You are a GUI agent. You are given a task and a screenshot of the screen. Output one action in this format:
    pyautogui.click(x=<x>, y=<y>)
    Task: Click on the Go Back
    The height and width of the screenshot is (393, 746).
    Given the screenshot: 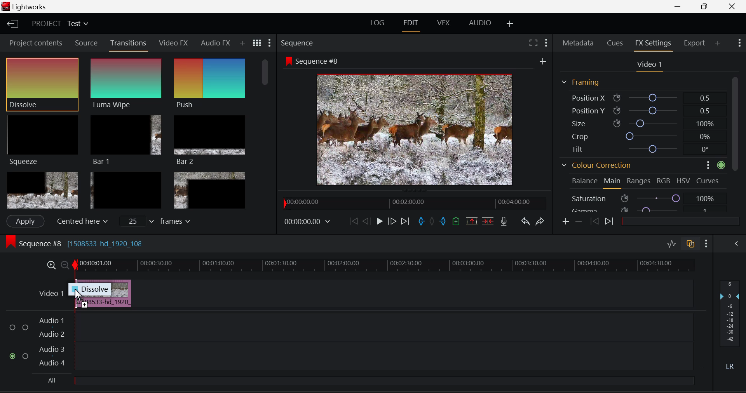 What is the action you would take?
    pyautogui.click(x=366, y=221)
    